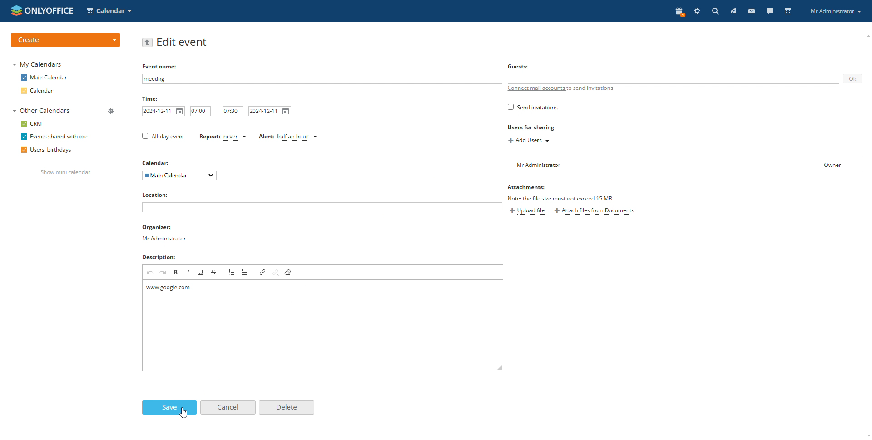  I want to click on go back, so click(148, 43).